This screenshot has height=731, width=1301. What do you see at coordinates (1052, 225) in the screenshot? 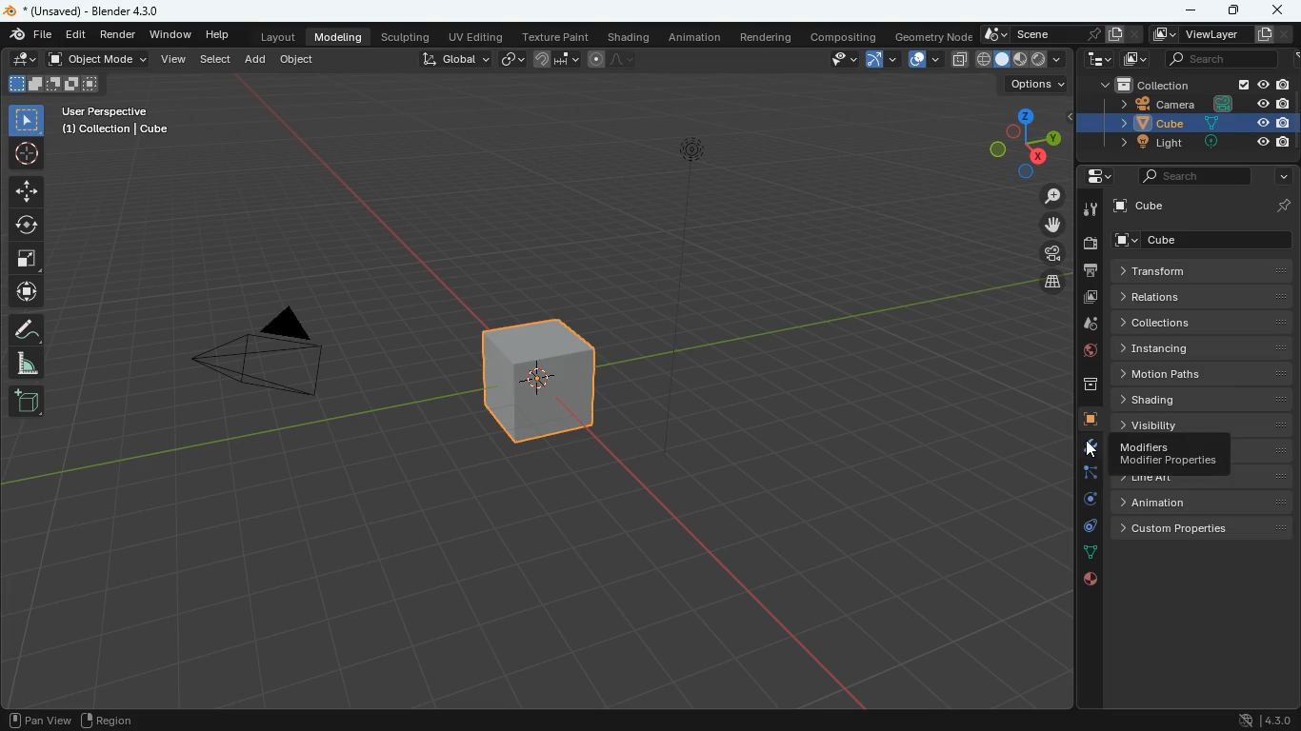
I see `move` at bounding box center [1052, 225].